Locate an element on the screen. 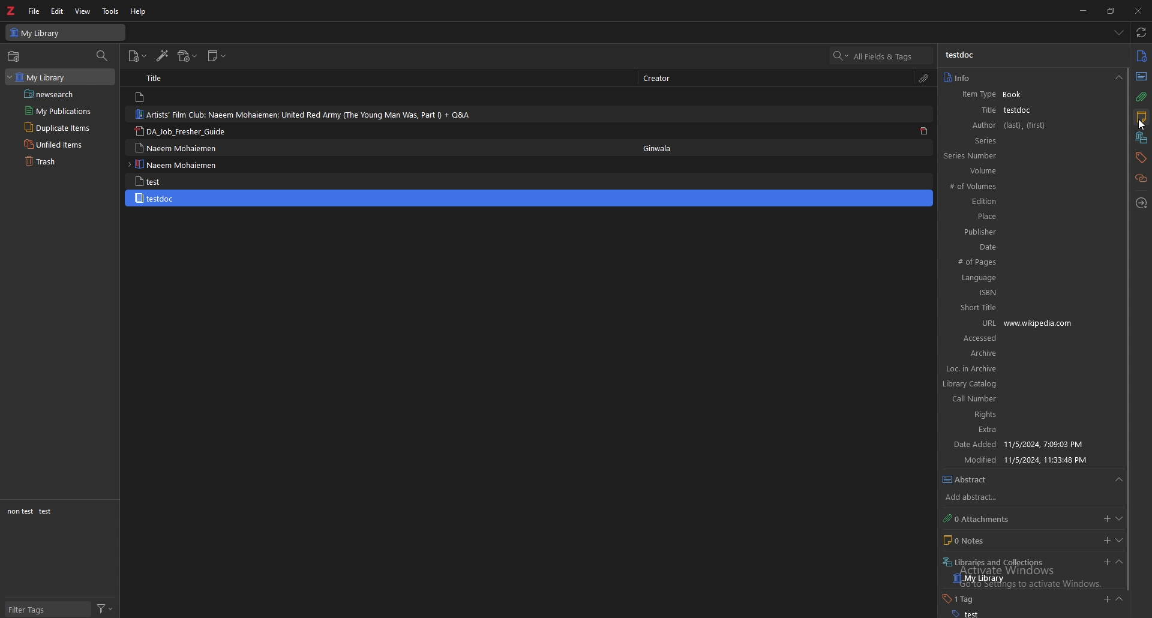 The width and height of the screenshot is (1152, 618). testdoc is located at coordinates (964, 56).